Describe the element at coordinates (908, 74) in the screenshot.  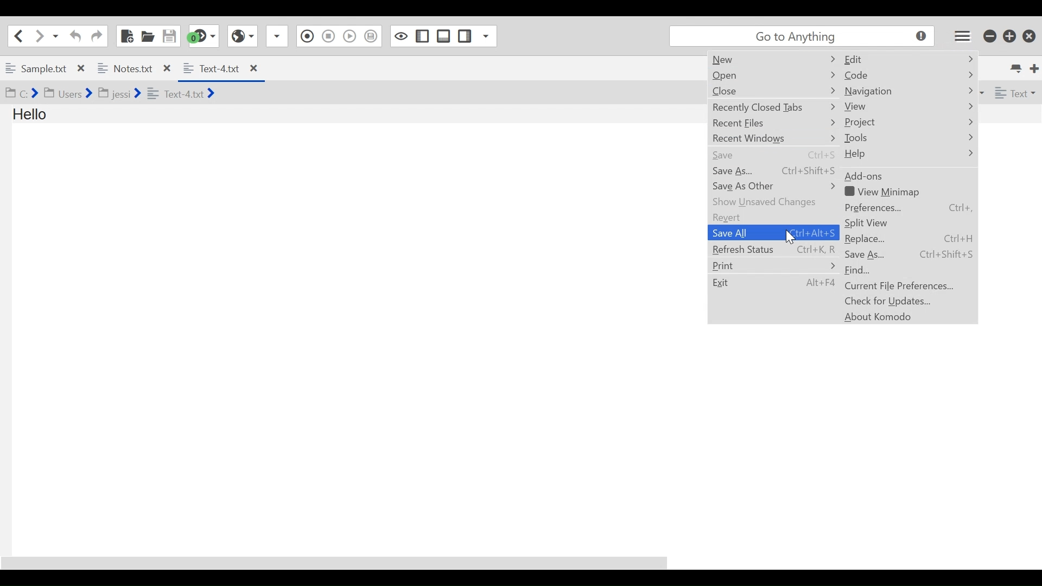
I see `Code` at that location.